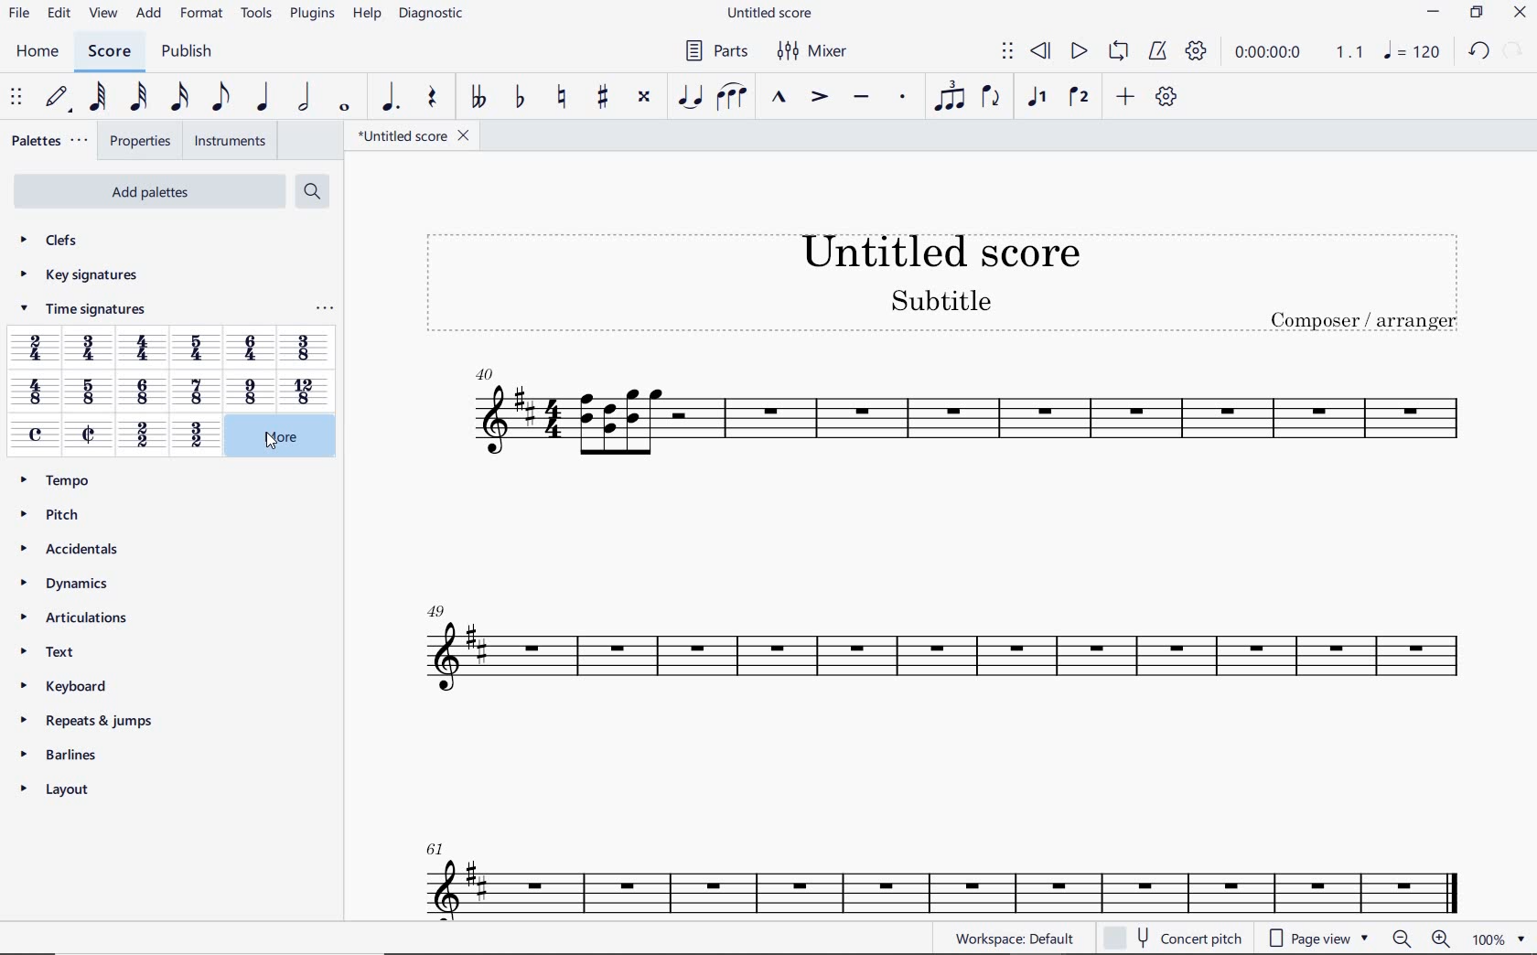 Image resolution: width=1537 pixels, height=955 pixels. I want to click on TIE, so click(690, 95).